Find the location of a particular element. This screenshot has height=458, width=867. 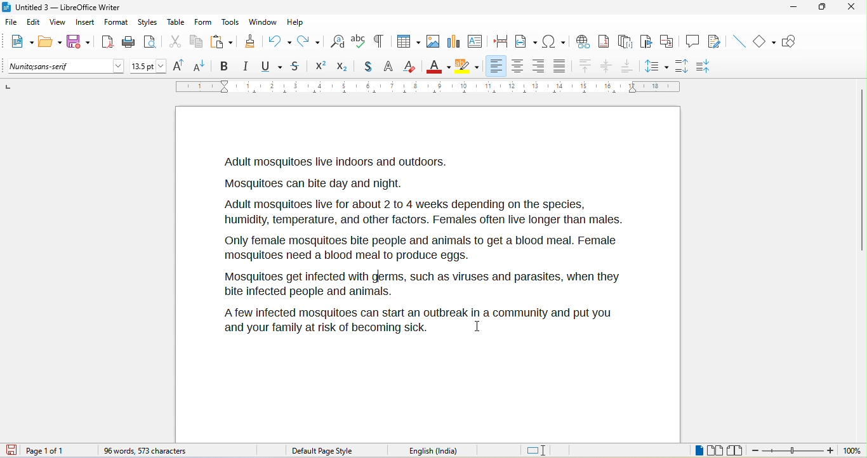

increase size is located at coordinates (181, 66).